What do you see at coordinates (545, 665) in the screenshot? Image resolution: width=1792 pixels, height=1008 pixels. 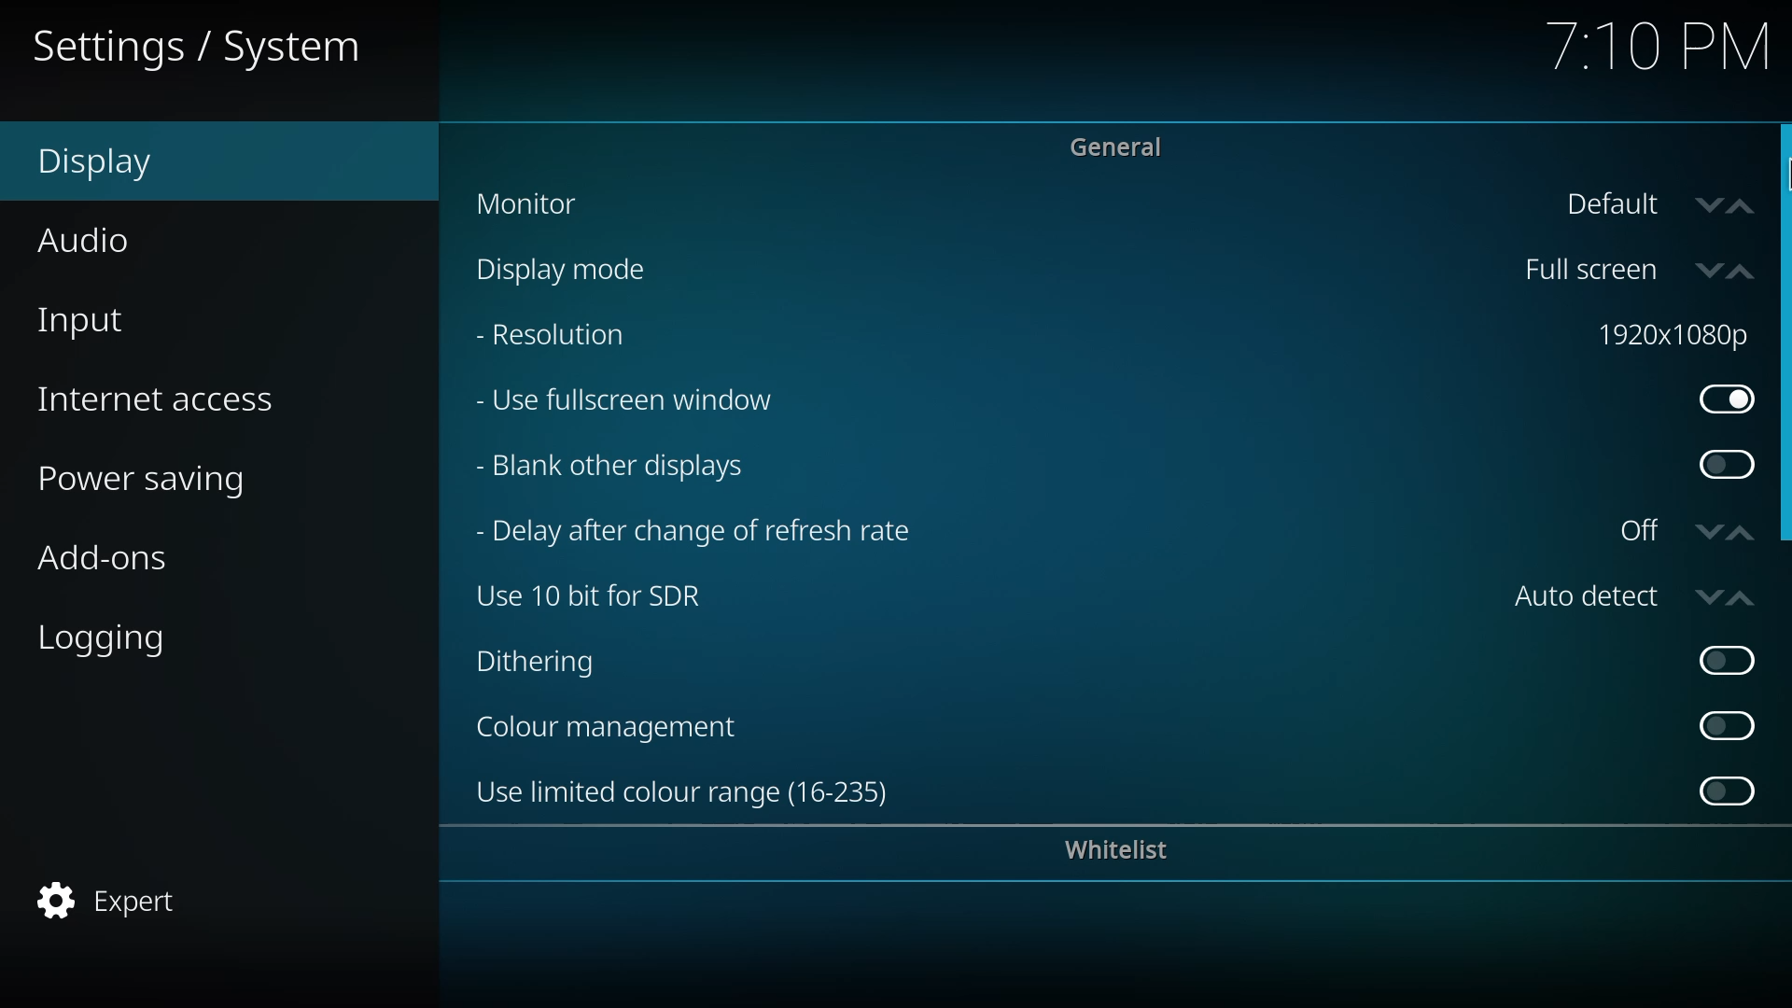 I see `dithering` at bounding box center [545, 665].